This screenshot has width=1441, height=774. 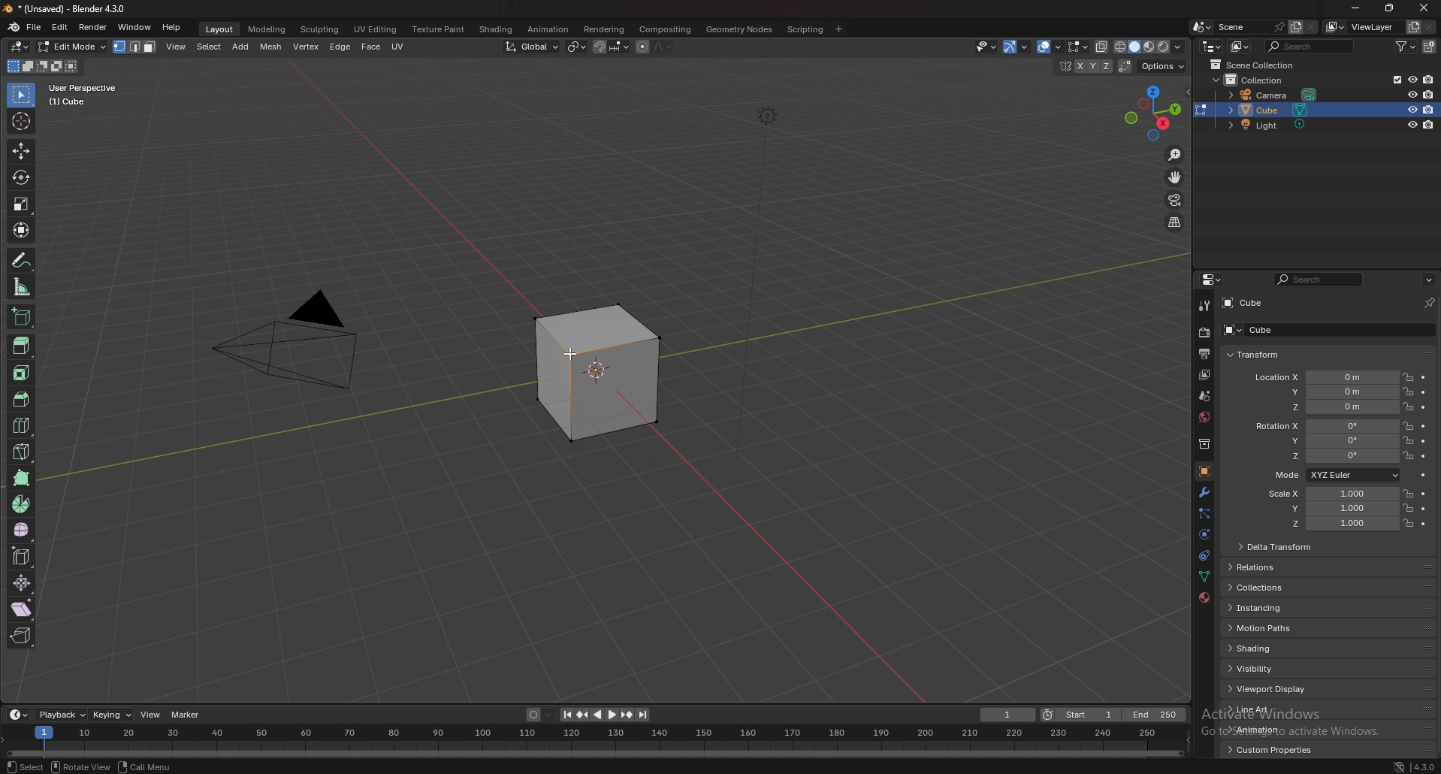 I want to click on edge, so click(x=341, y=47).